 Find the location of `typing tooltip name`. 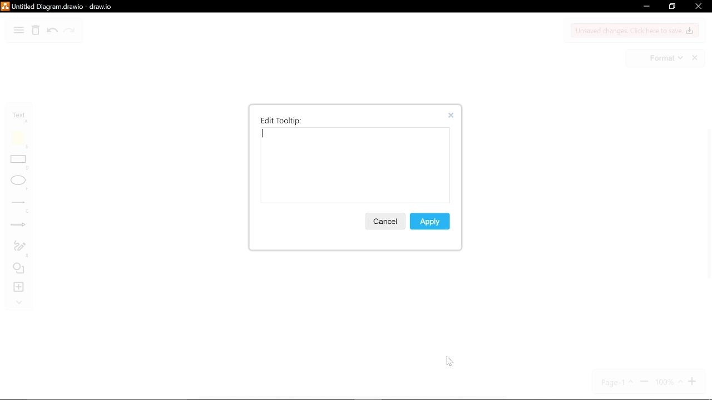

typing tooltip name is located at coordinates (353, 167).